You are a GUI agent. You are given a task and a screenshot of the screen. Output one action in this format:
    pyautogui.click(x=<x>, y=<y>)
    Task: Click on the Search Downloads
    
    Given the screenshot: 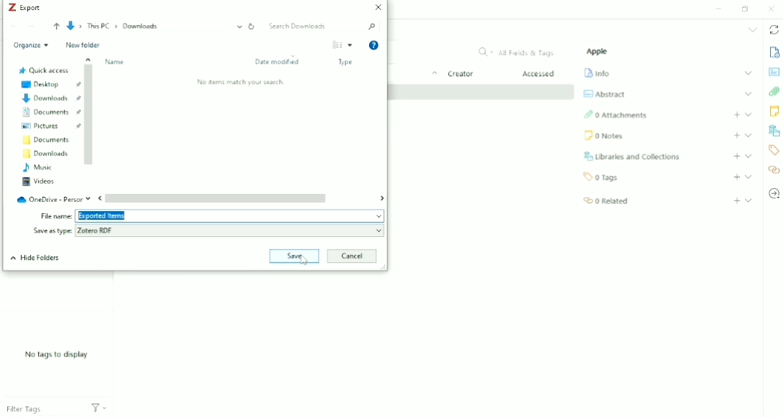 What is the action you would take?
    pyautogui.click(x=323, y=26)
    